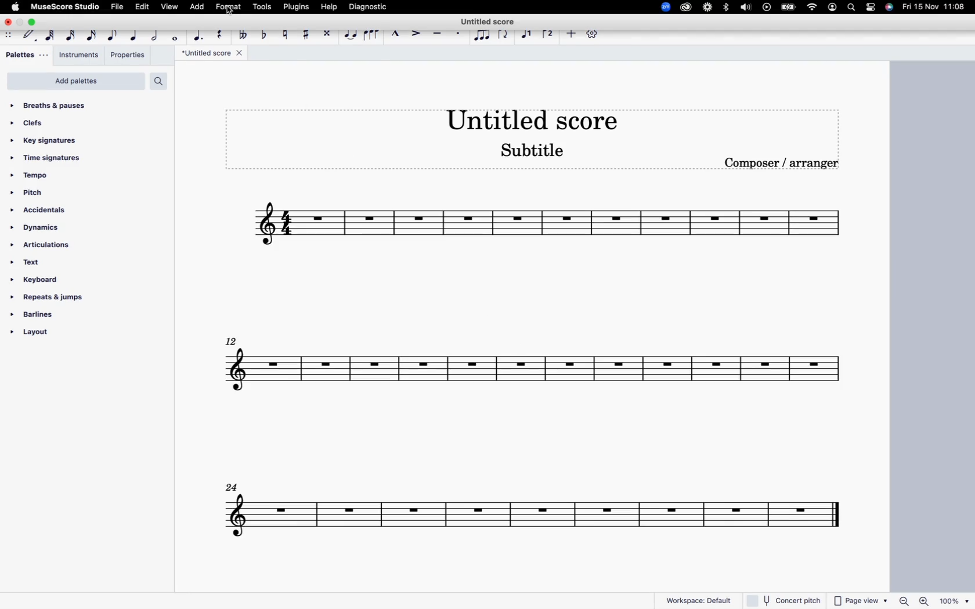 The height and width of the screenshot is (609, 975). What do you see at coordinates (8, 23) in the screenshot?
I see `close` at bounding box center [8, 23].